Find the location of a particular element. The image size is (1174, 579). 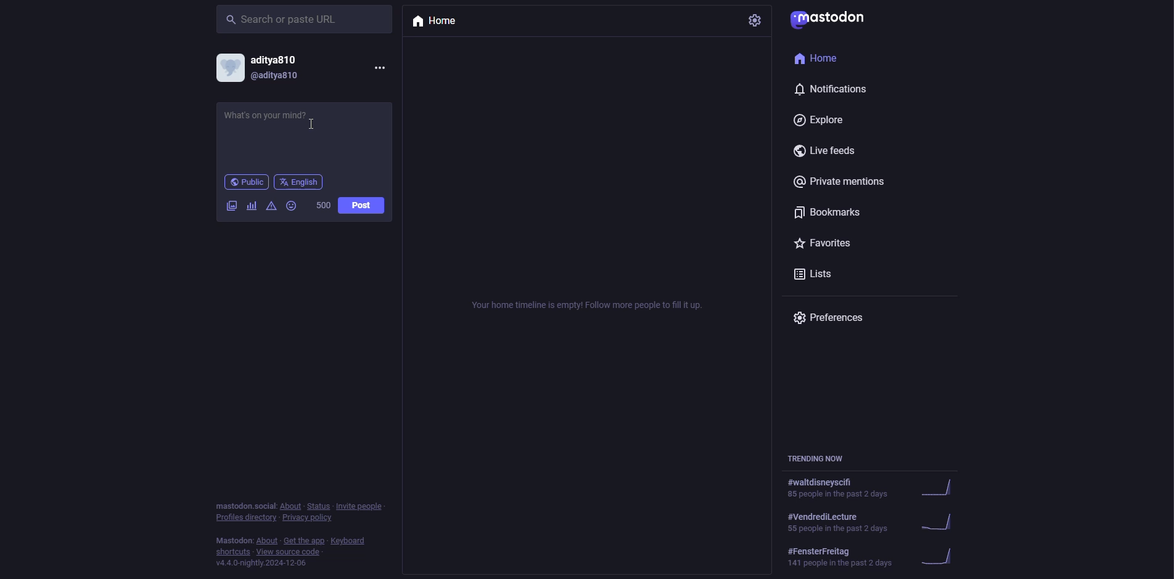

public is located at coordinates (245, 182).